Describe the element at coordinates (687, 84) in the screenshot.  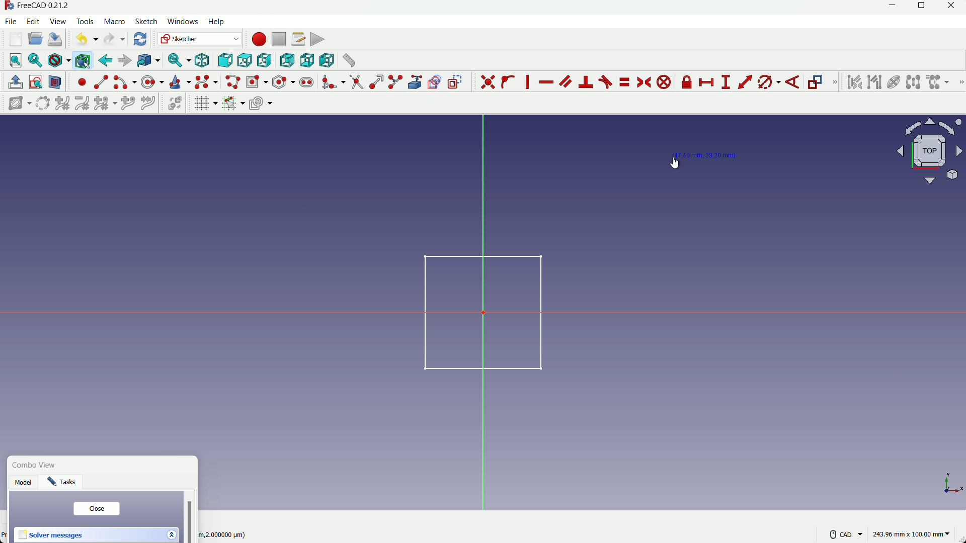
I see `constraint lock` at that location.